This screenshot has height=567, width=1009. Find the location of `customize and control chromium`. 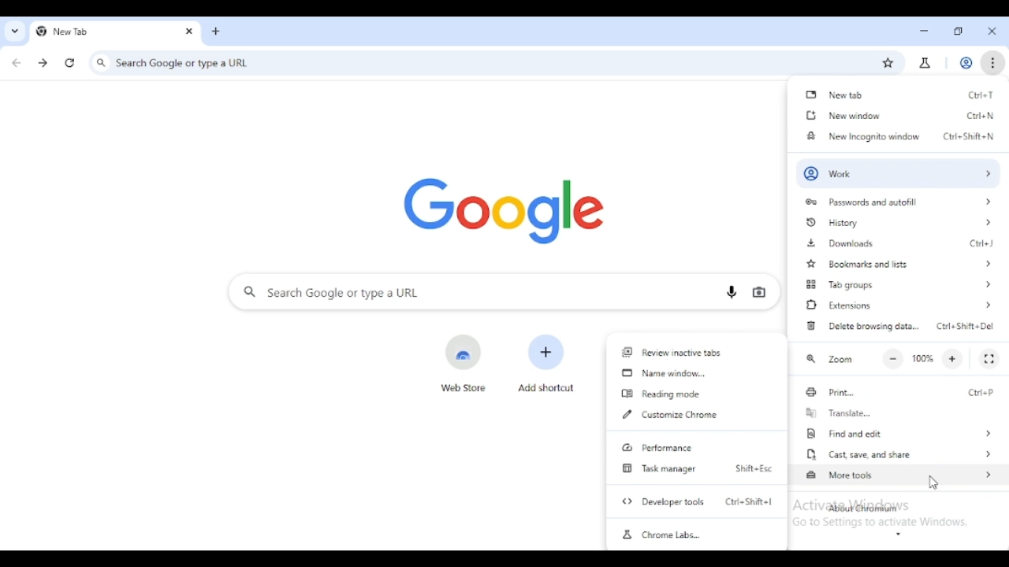

customize and control chromium is located at coordinates (994, 62).